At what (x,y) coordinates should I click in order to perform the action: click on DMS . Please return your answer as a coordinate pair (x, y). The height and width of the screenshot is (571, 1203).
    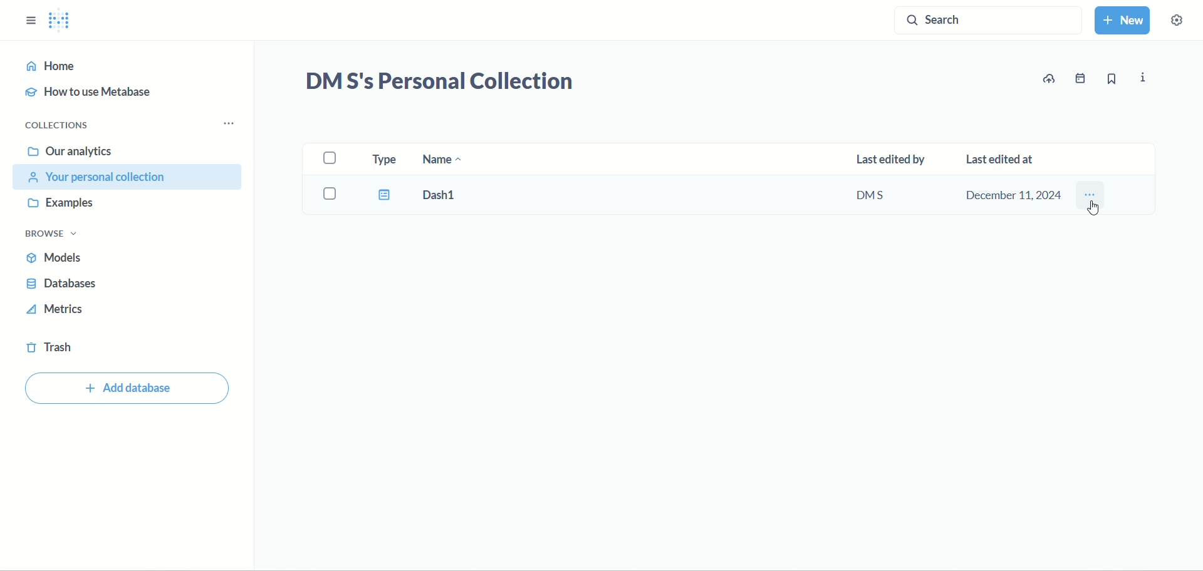
    Looking at the image, I should click on (878, 196).